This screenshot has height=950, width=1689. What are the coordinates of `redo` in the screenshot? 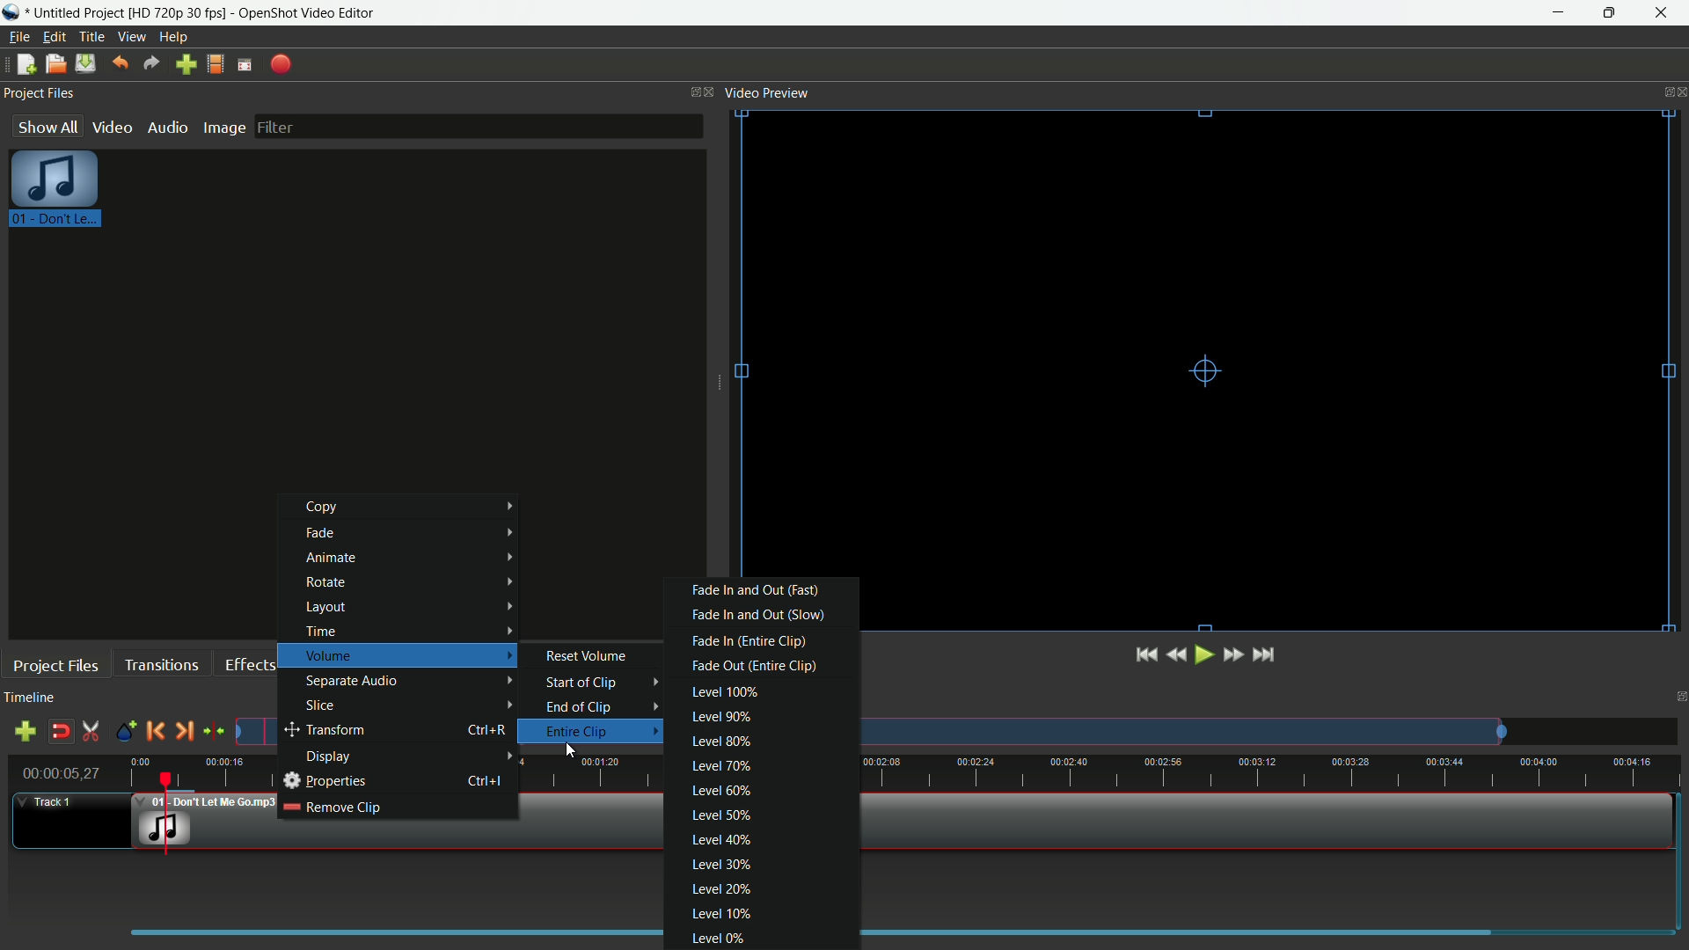 It's located at (151, 63).